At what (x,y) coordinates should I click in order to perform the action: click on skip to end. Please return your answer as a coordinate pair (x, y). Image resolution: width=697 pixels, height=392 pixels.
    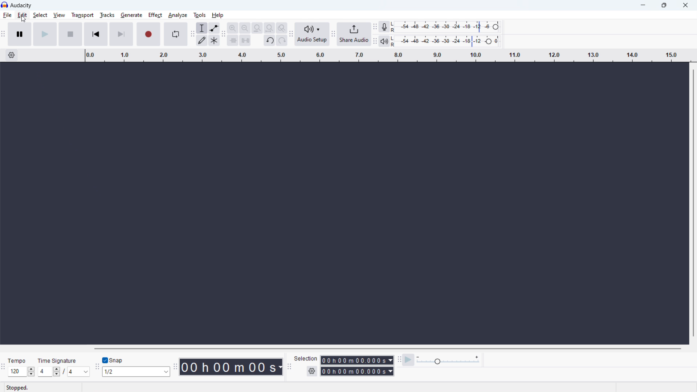
    Looking at the image, I should click on (121, 34).